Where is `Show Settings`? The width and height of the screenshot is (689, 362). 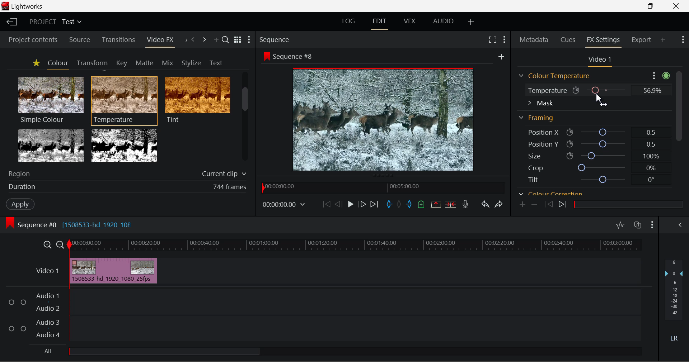 Show Settings is located at coordinates (683, 41).